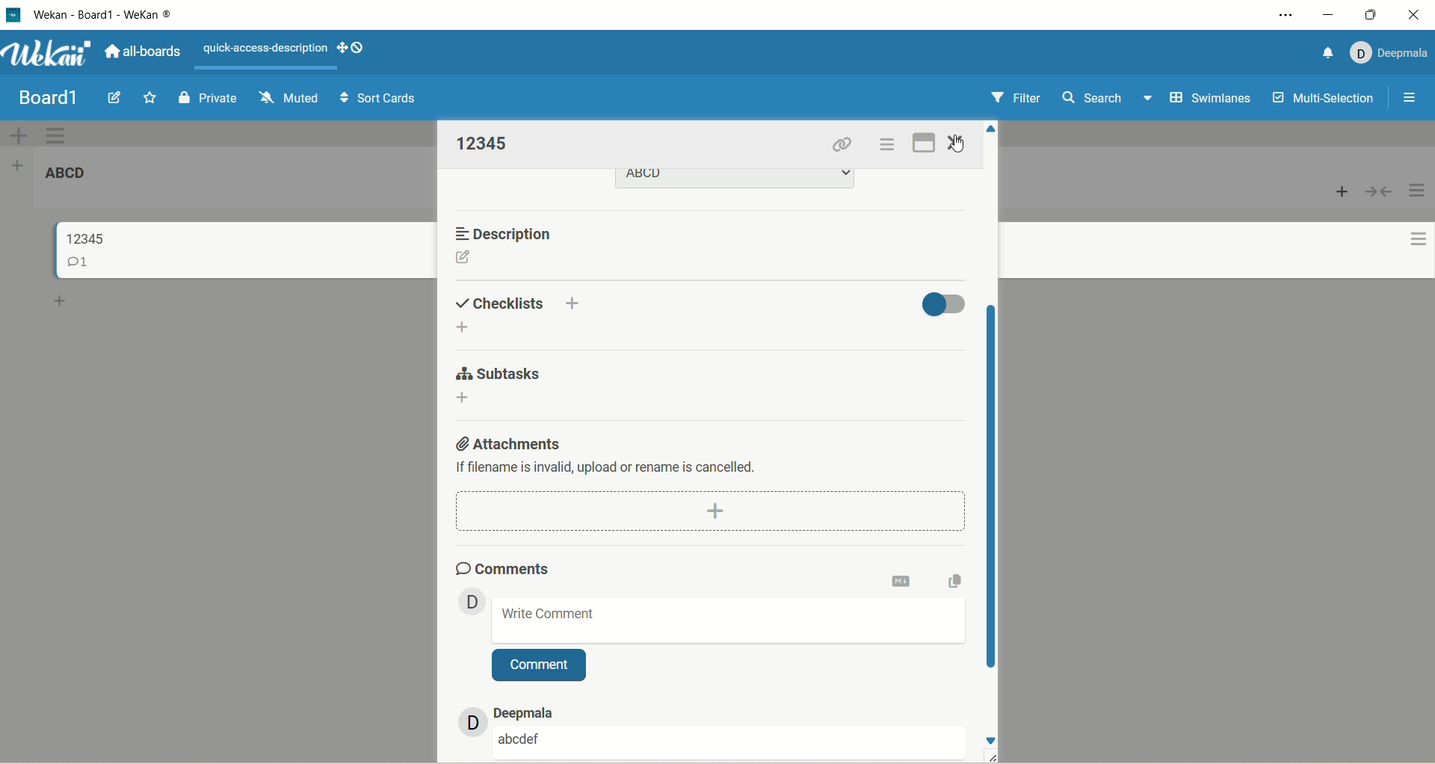 This screenshot has height=764, width=1435. I want to click on minimize, so click(1327, 15).